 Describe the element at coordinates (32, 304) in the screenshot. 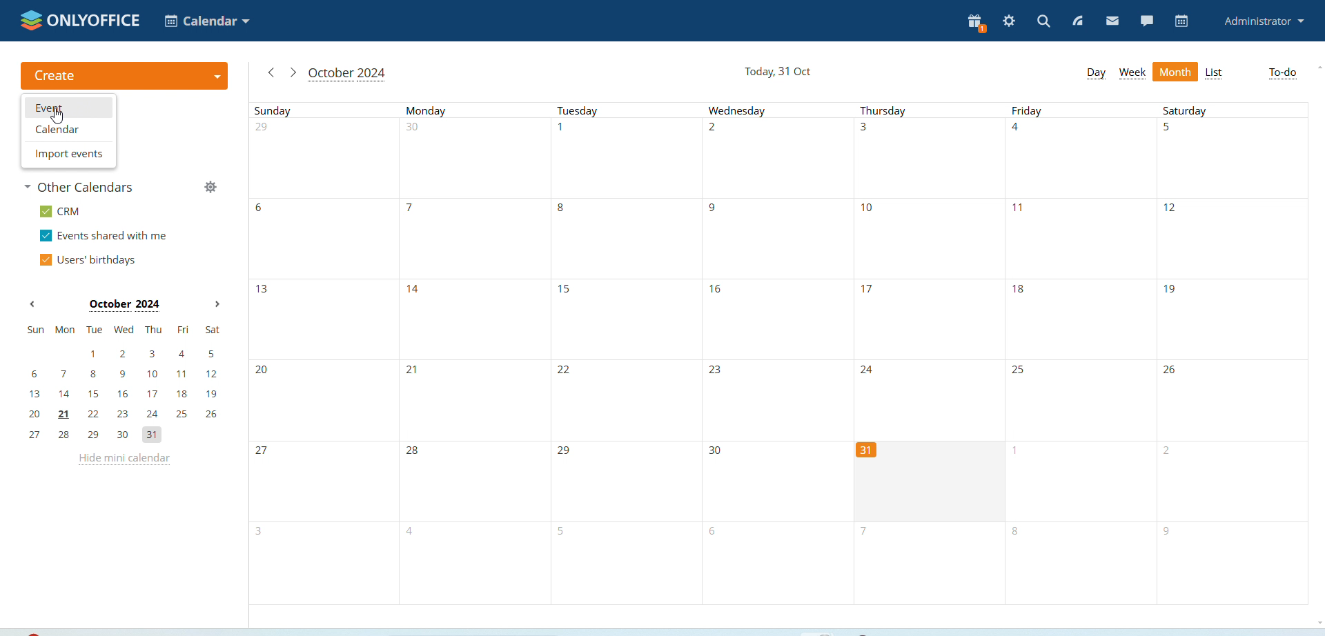

I see `previous month` at that location.